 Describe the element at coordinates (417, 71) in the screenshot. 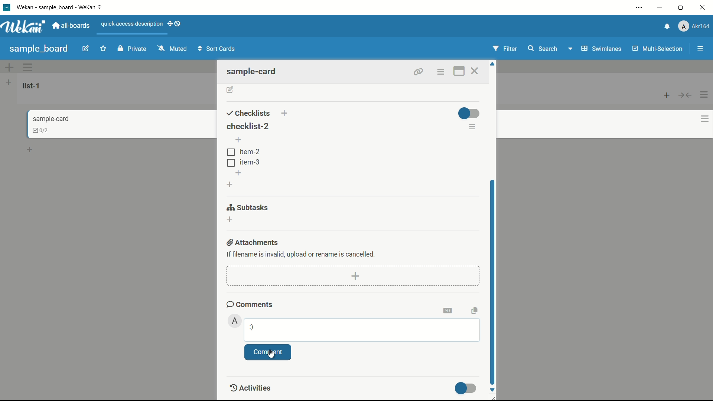

I see `link` at that location.